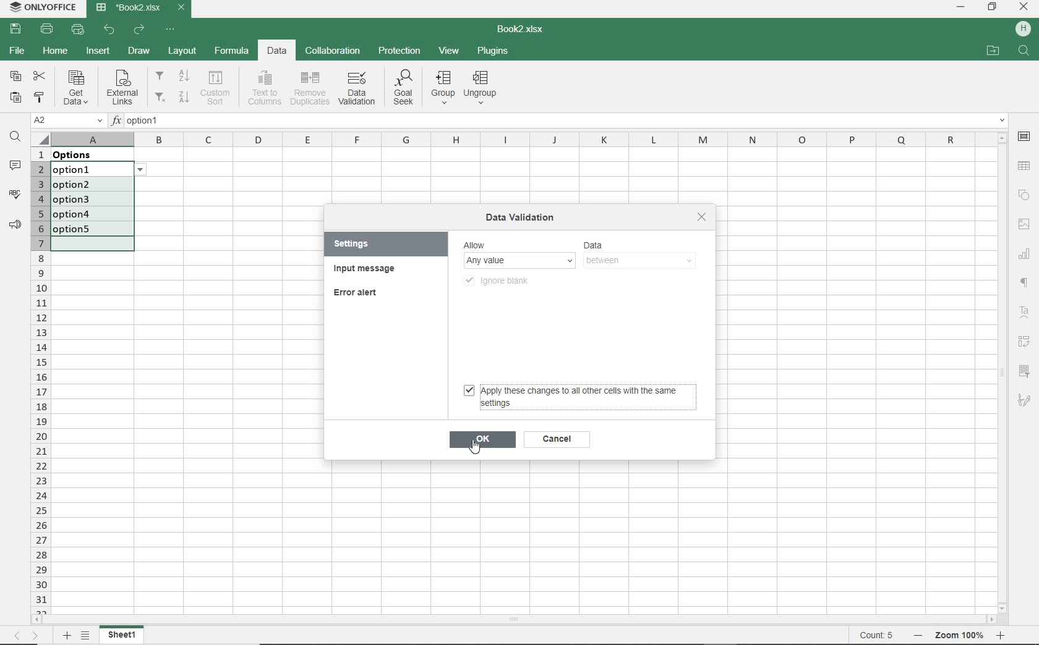 The width and height of the screenshot is (1039, 645). What do you see at coordinates (173, 76) in the screenshot?
I see `filter from A to Z` at bounding box center [173, 76].